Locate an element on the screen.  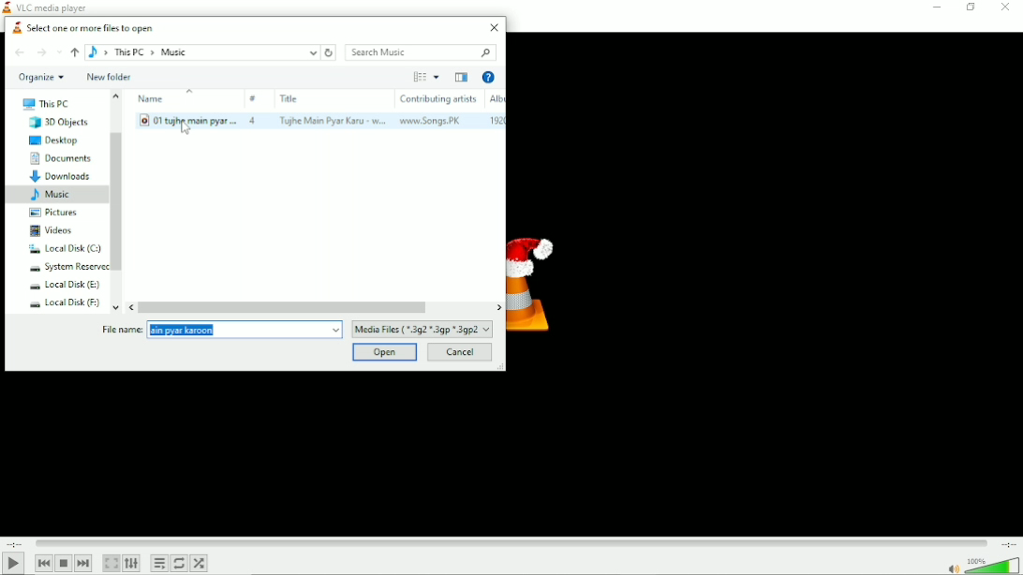
Contributing artists is located at coordinates (437, 109).